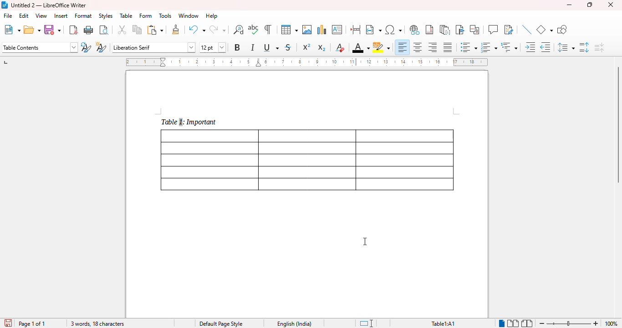 This screenshot has width=622, height=328. I want to click on copy, so click(138, 29).